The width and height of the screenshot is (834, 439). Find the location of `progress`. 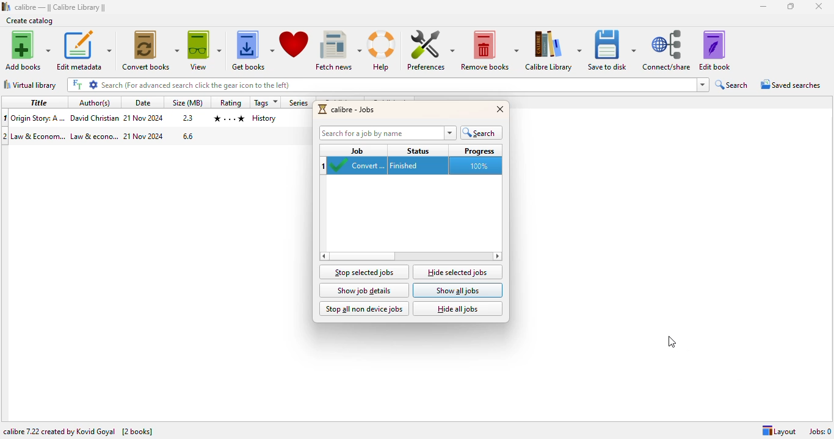

progress is located at coordinates (479, 151).